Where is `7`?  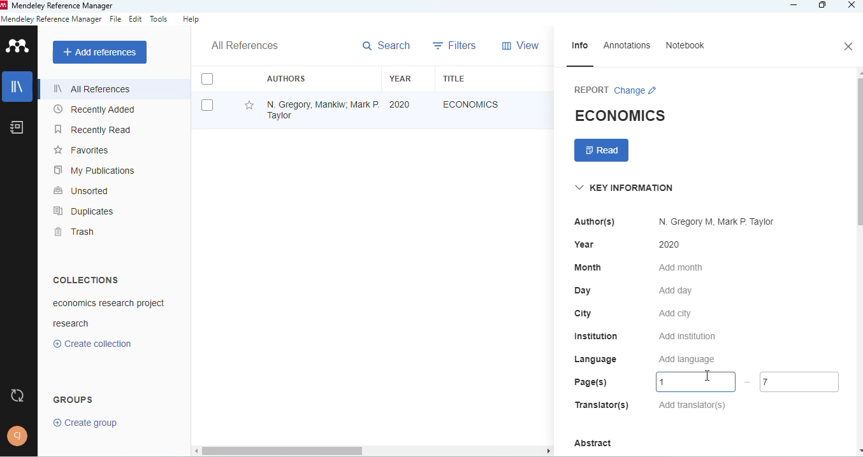 7 is located at coordinates (800, 382).